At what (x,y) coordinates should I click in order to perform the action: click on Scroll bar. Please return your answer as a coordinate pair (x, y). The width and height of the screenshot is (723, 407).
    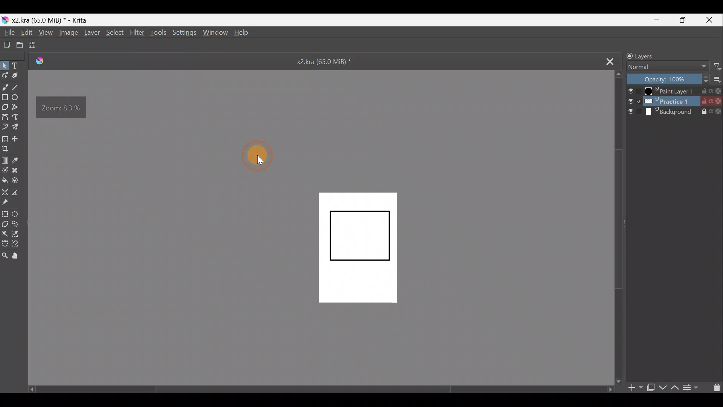
    Looking at the image, I should click on (618, 228).